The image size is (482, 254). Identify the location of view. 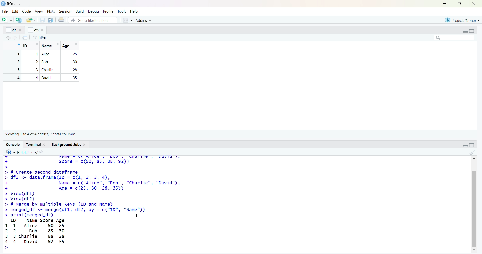
(39, 12).